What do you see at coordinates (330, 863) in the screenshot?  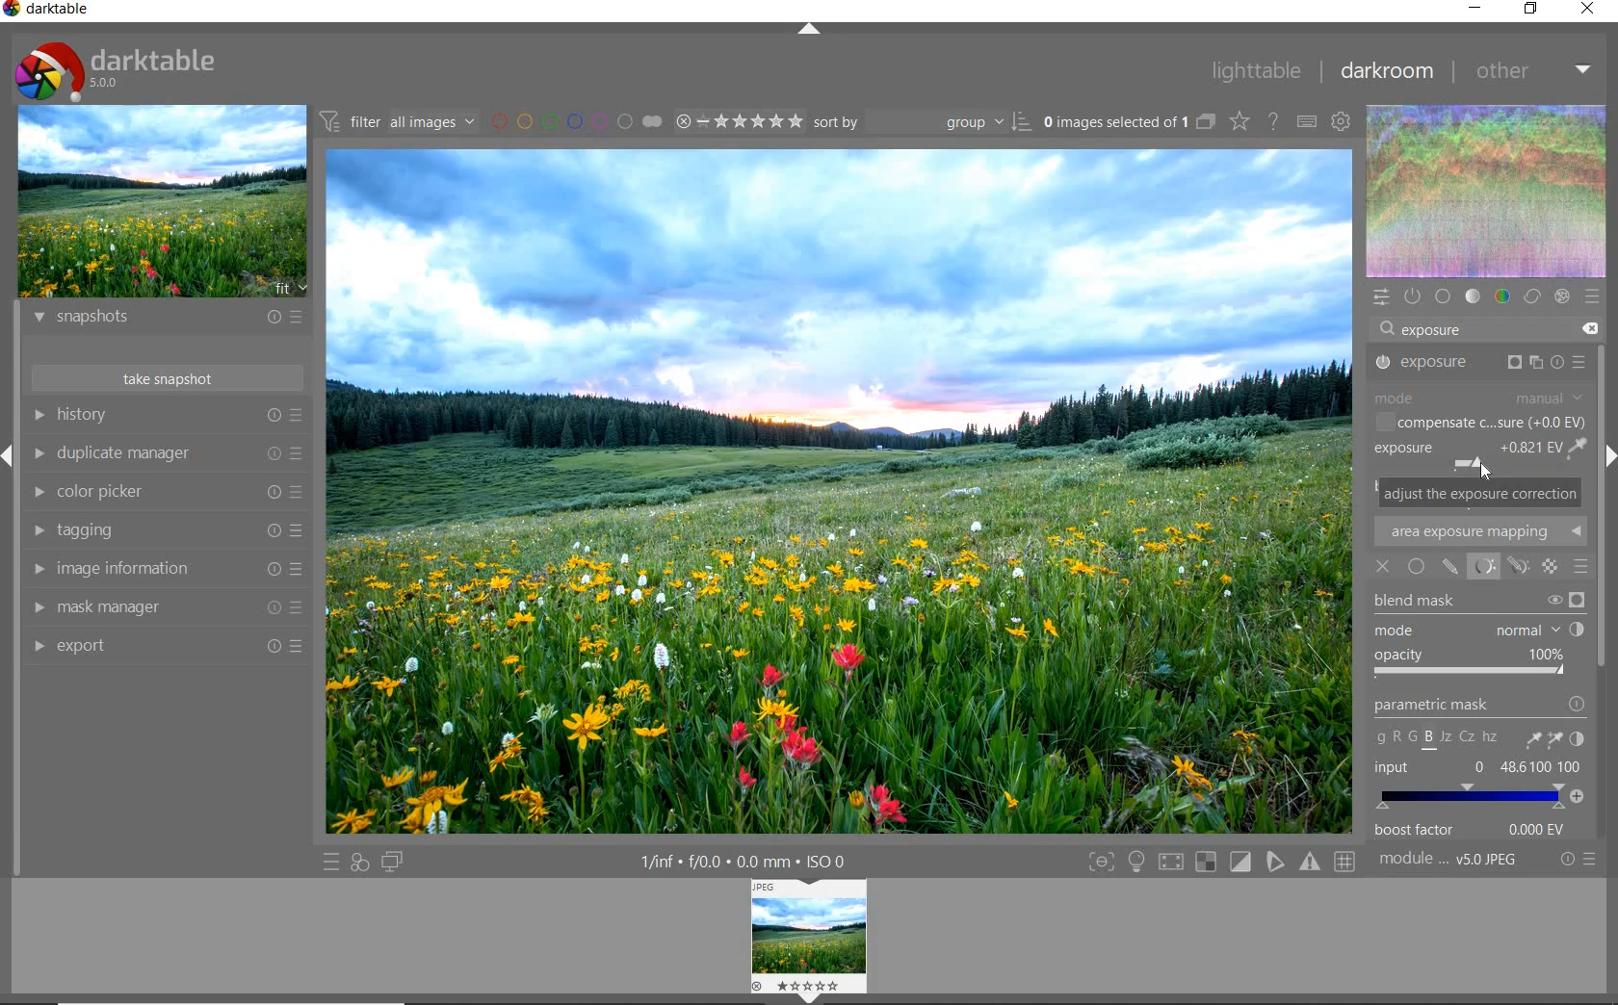 I see `quick access to presets` at bounding box center [330, 863].